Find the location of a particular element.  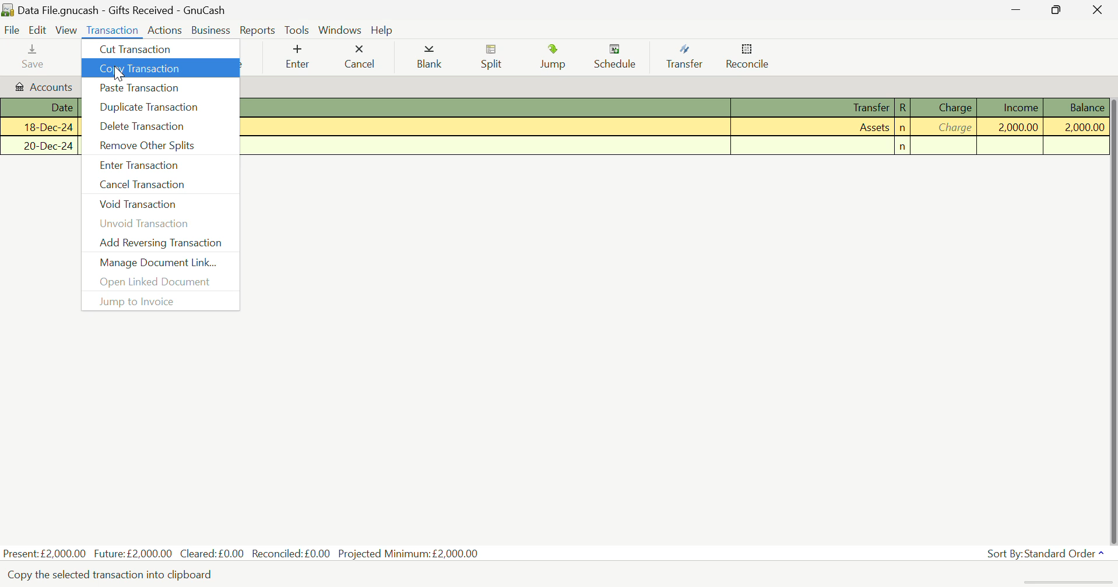

Jump is located at coordinates (557, 56).